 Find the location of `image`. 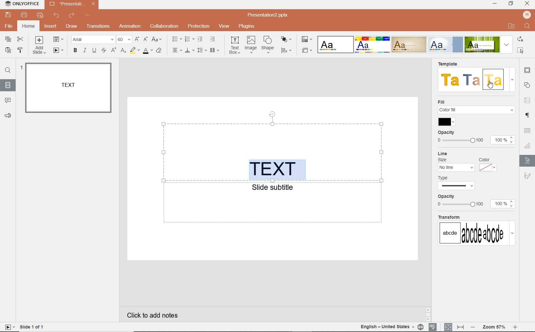

image is located at coordinates (251, 45).